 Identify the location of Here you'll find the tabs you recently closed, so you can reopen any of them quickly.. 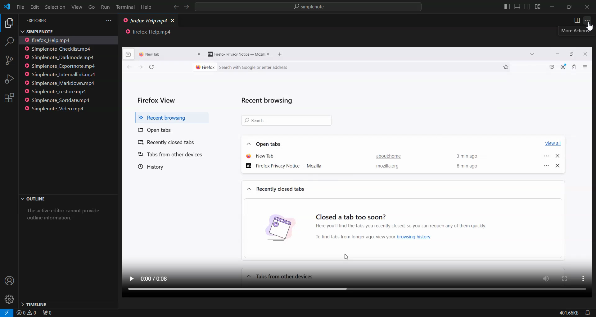
(428, 225).